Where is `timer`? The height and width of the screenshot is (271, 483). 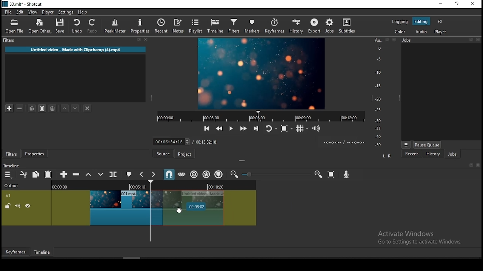
timer is located at coordinates (259, 116).